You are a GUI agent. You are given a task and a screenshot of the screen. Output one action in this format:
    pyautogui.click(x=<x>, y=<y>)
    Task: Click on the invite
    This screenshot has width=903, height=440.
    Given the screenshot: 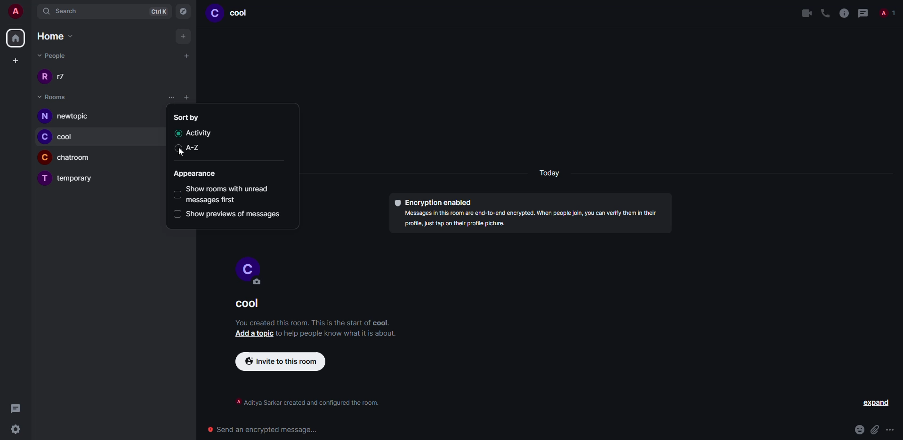 What is the action you would take?
    pyautogui.click(x=280, y=362)
    